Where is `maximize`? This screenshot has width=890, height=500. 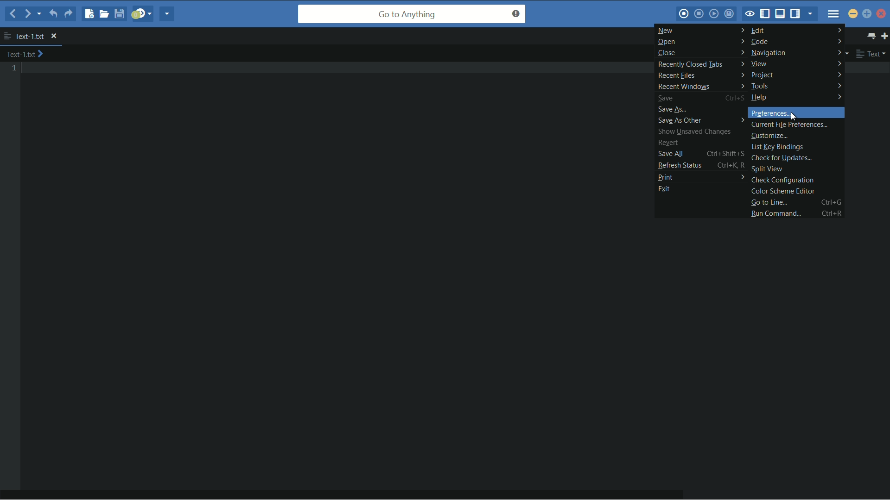
maximize is located at coordinates (867, 13).